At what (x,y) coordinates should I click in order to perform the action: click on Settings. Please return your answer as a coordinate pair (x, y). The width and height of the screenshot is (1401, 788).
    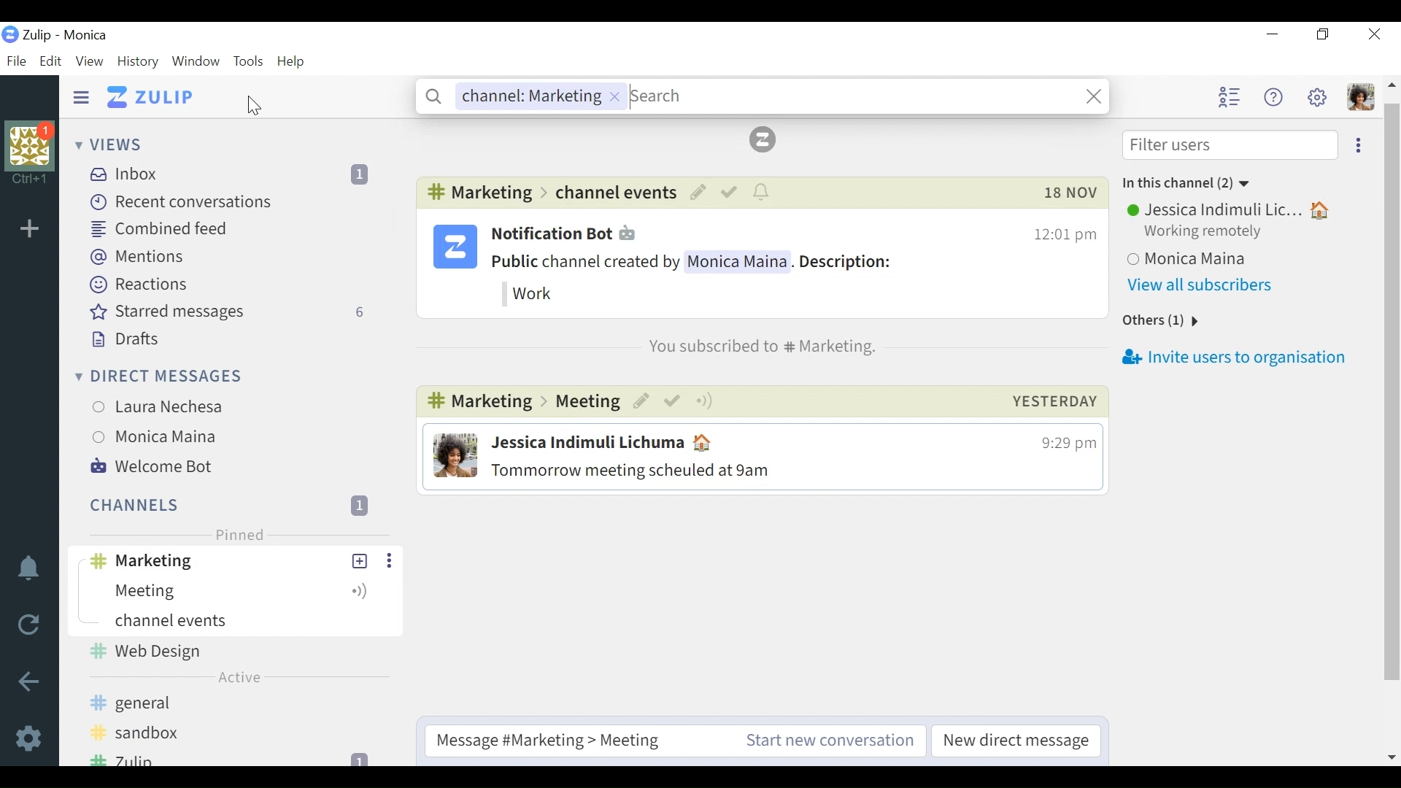
    Looking at the image, I should click on (1319, 96).